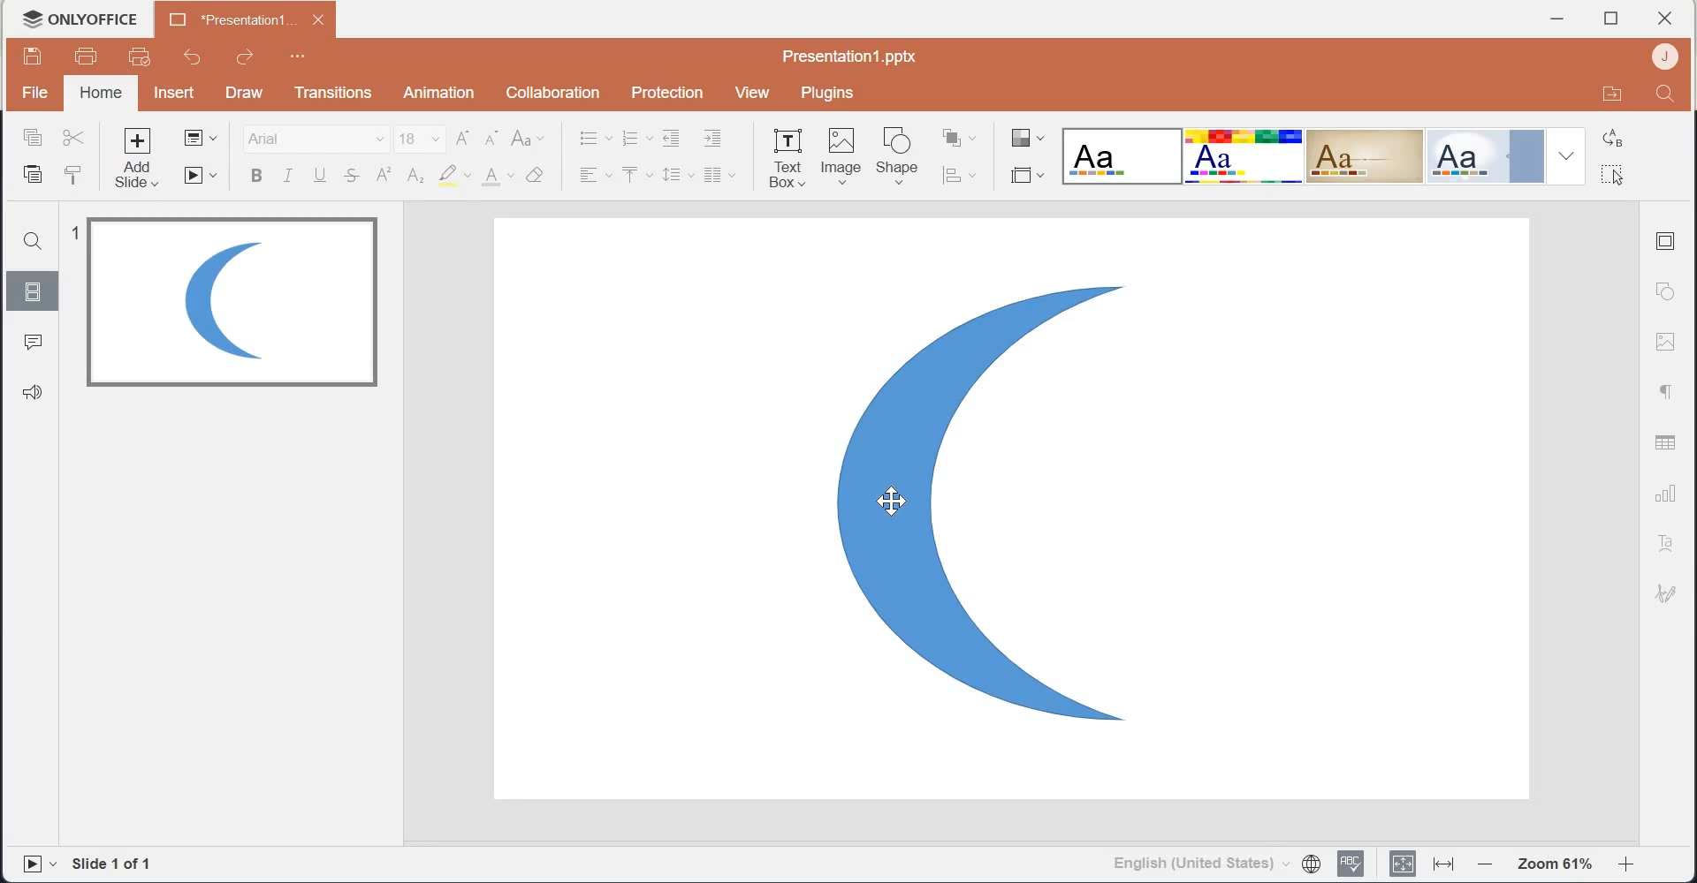 The height and width of the screenshot is (883, 1697). What do you see at coordinates (191, 58) in the screenshot?
I see `Undo` at bounding box center [191, 58].